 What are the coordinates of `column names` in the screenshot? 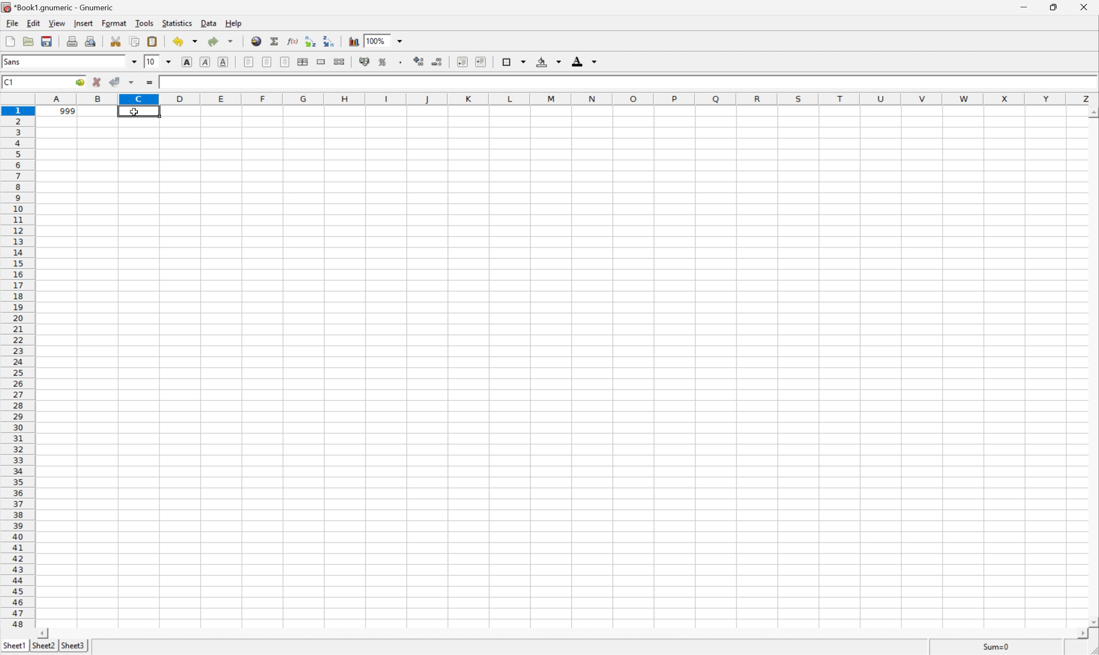 It's located at (569, 99).